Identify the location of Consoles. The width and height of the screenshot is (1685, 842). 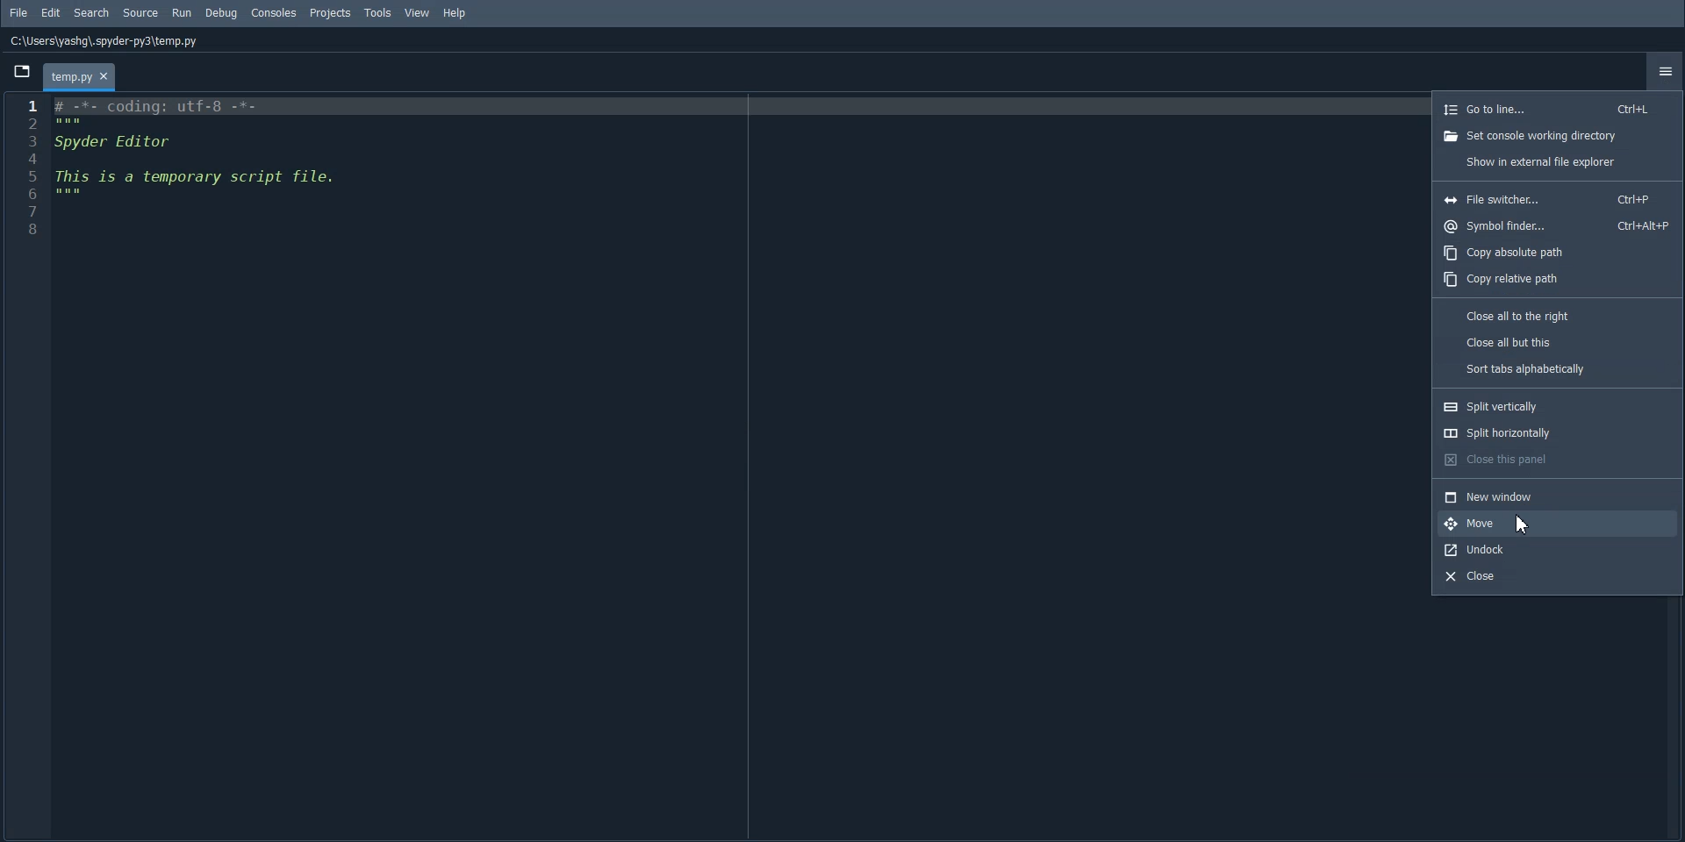
(273, 12).